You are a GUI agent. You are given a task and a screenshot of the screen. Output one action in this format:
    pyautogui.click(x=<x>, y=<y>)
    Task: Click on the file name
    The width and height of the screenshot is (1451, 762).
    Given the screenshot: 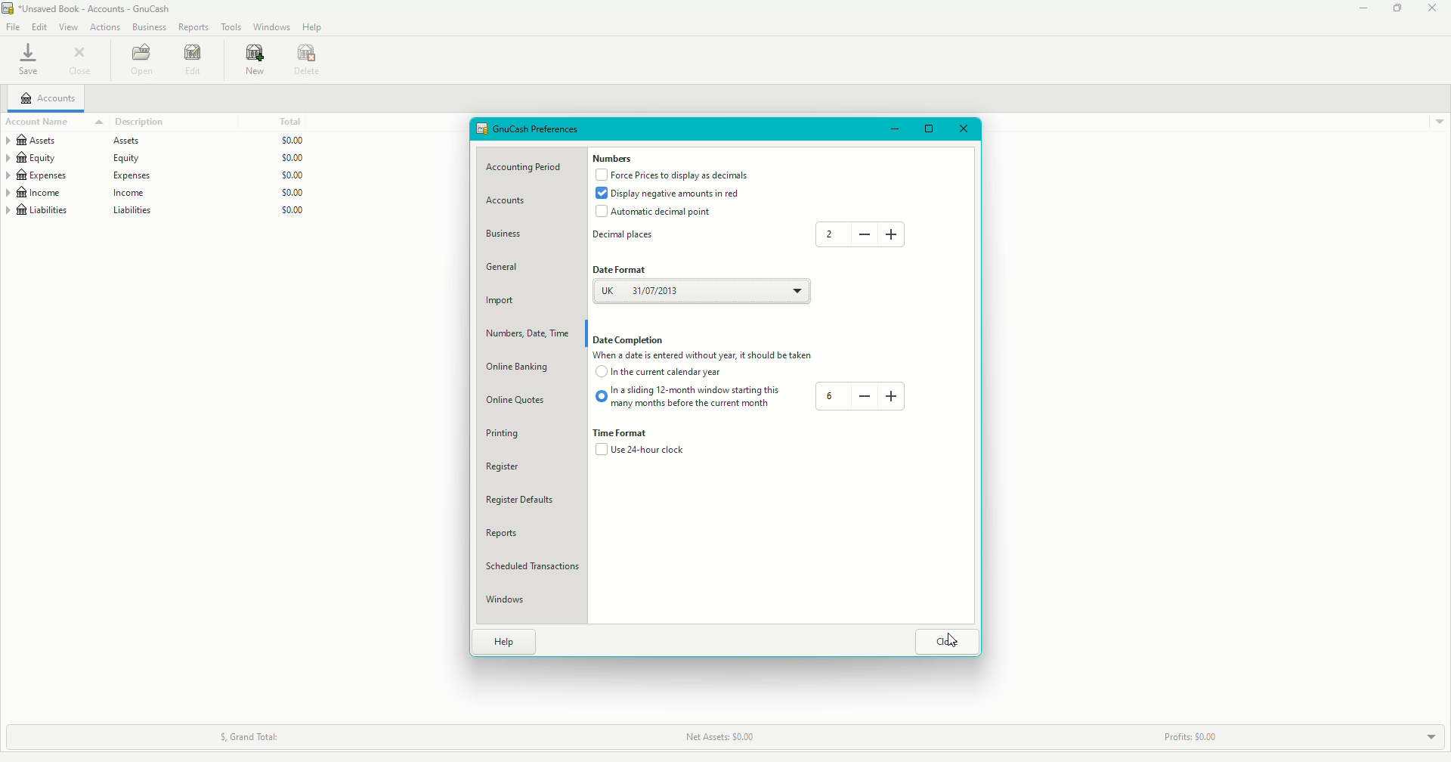 What is the action you would take?
    pyautogui.click(x=98, y=9)
    